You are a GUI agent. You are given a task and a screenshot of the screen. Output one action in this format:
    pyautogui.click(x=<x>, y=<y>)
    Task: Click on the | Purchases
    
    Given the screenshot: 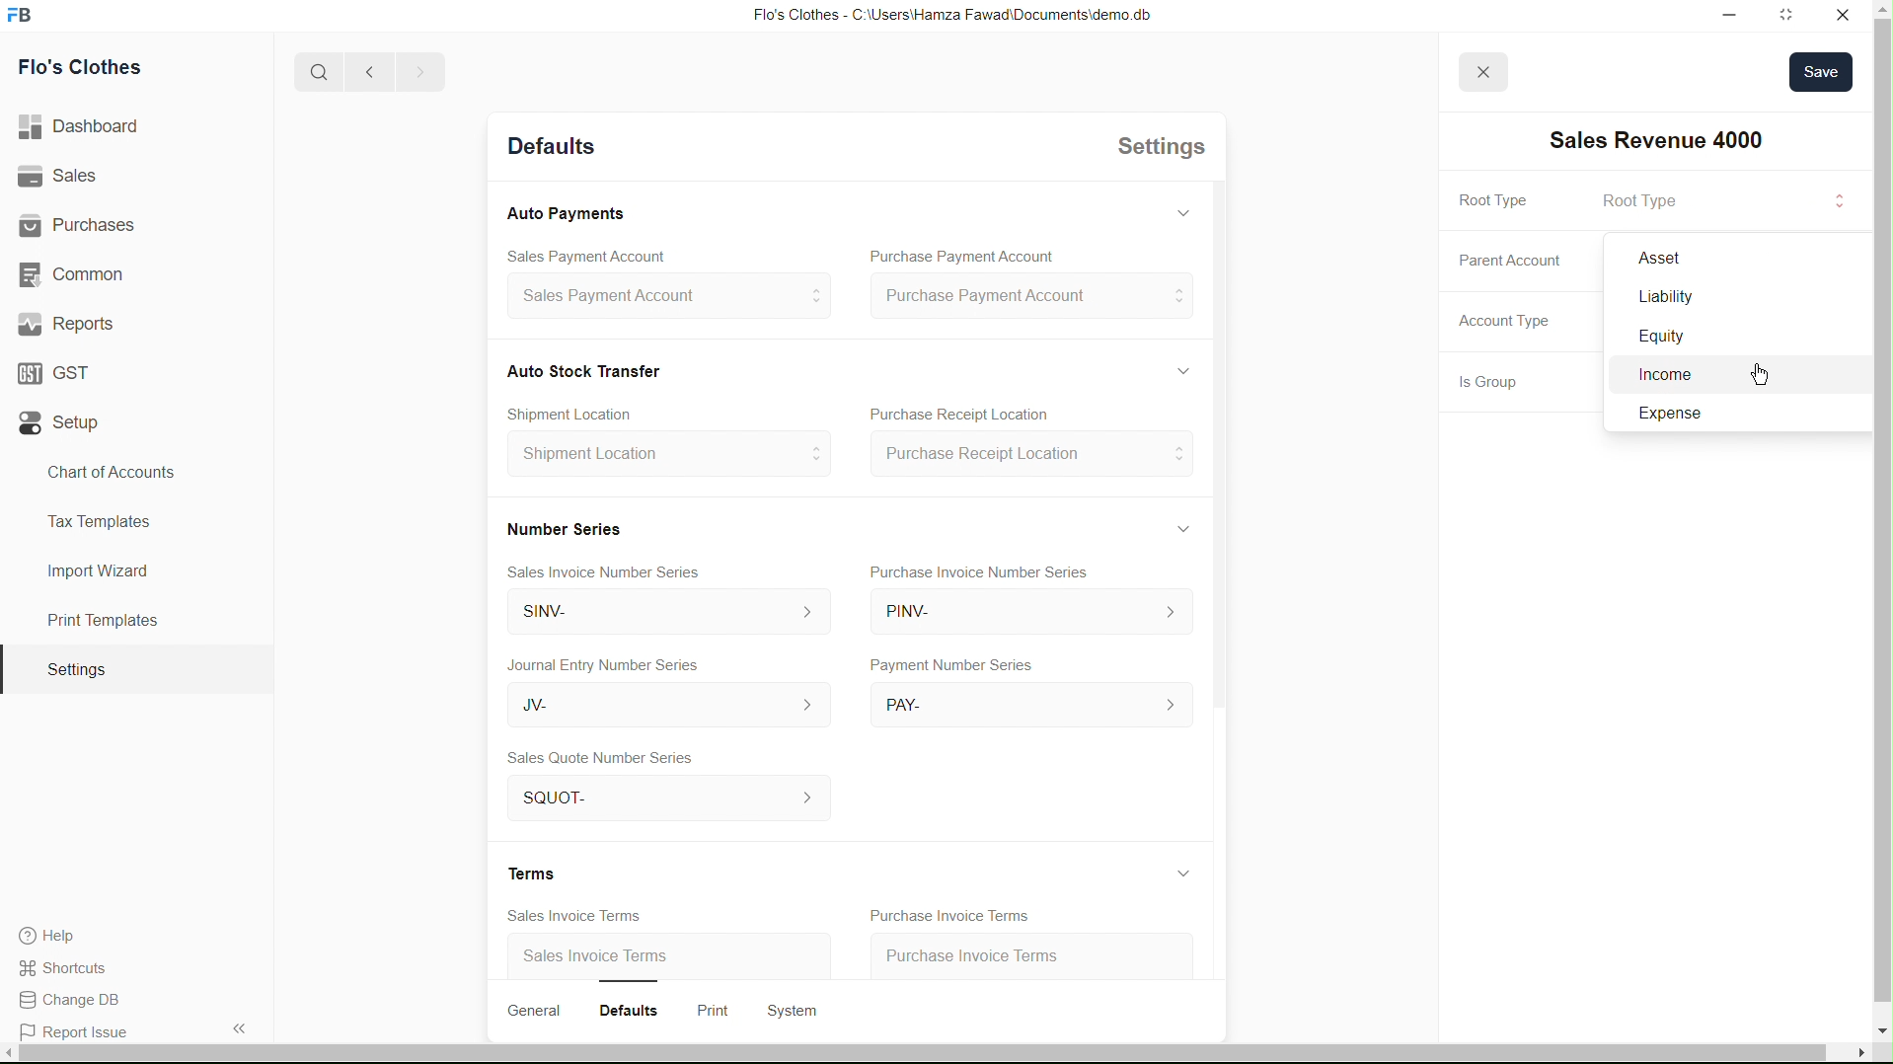 What is the action you would take?
    pyautogui.click(x=86, y=222)
    